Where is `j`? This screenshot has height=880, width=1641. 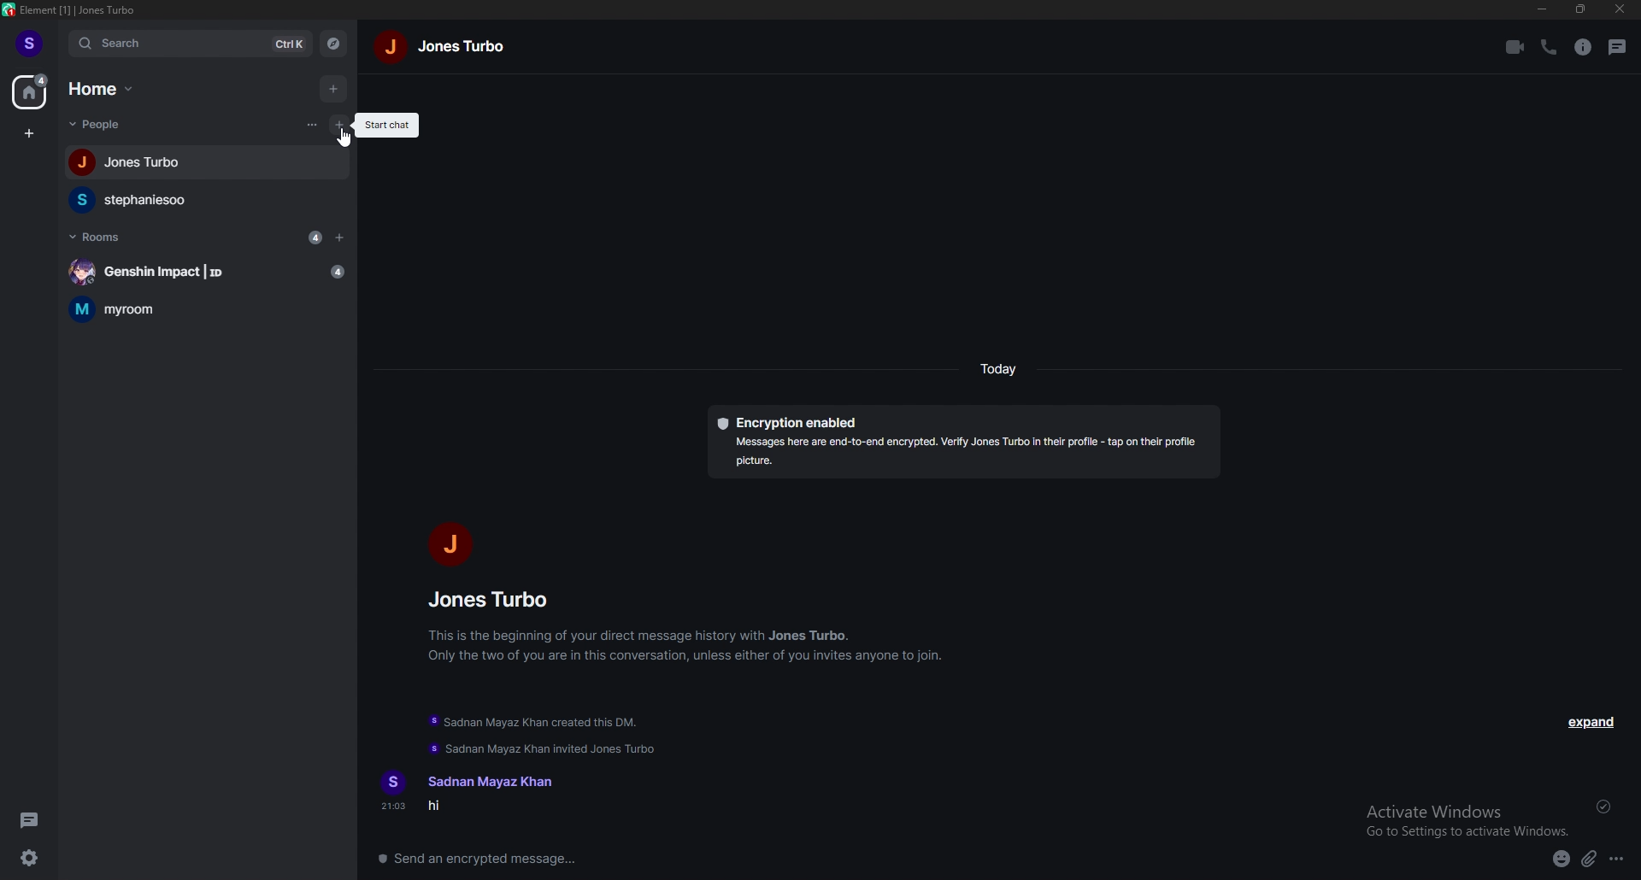 j is located at coordinates (450, 544).